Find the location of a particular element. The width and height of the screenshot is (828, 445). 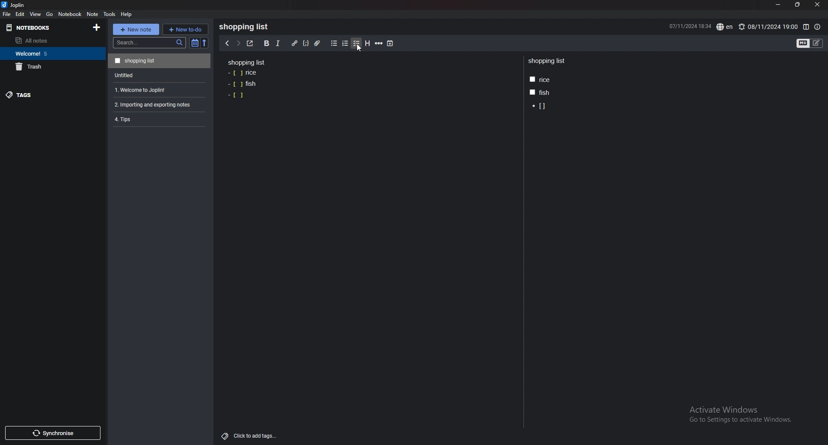

minimize is located at coordinates (778, 5).